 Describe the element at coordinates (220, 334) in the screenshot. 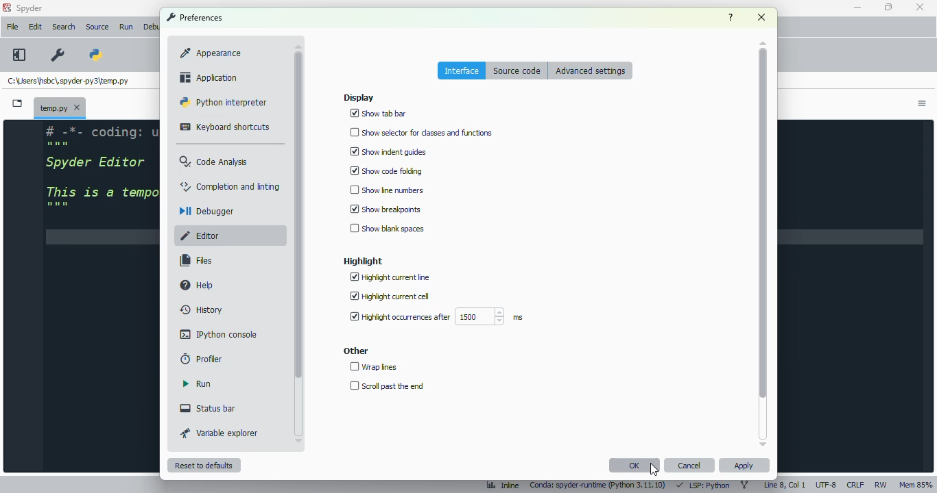

I see `IPython console` at that location.